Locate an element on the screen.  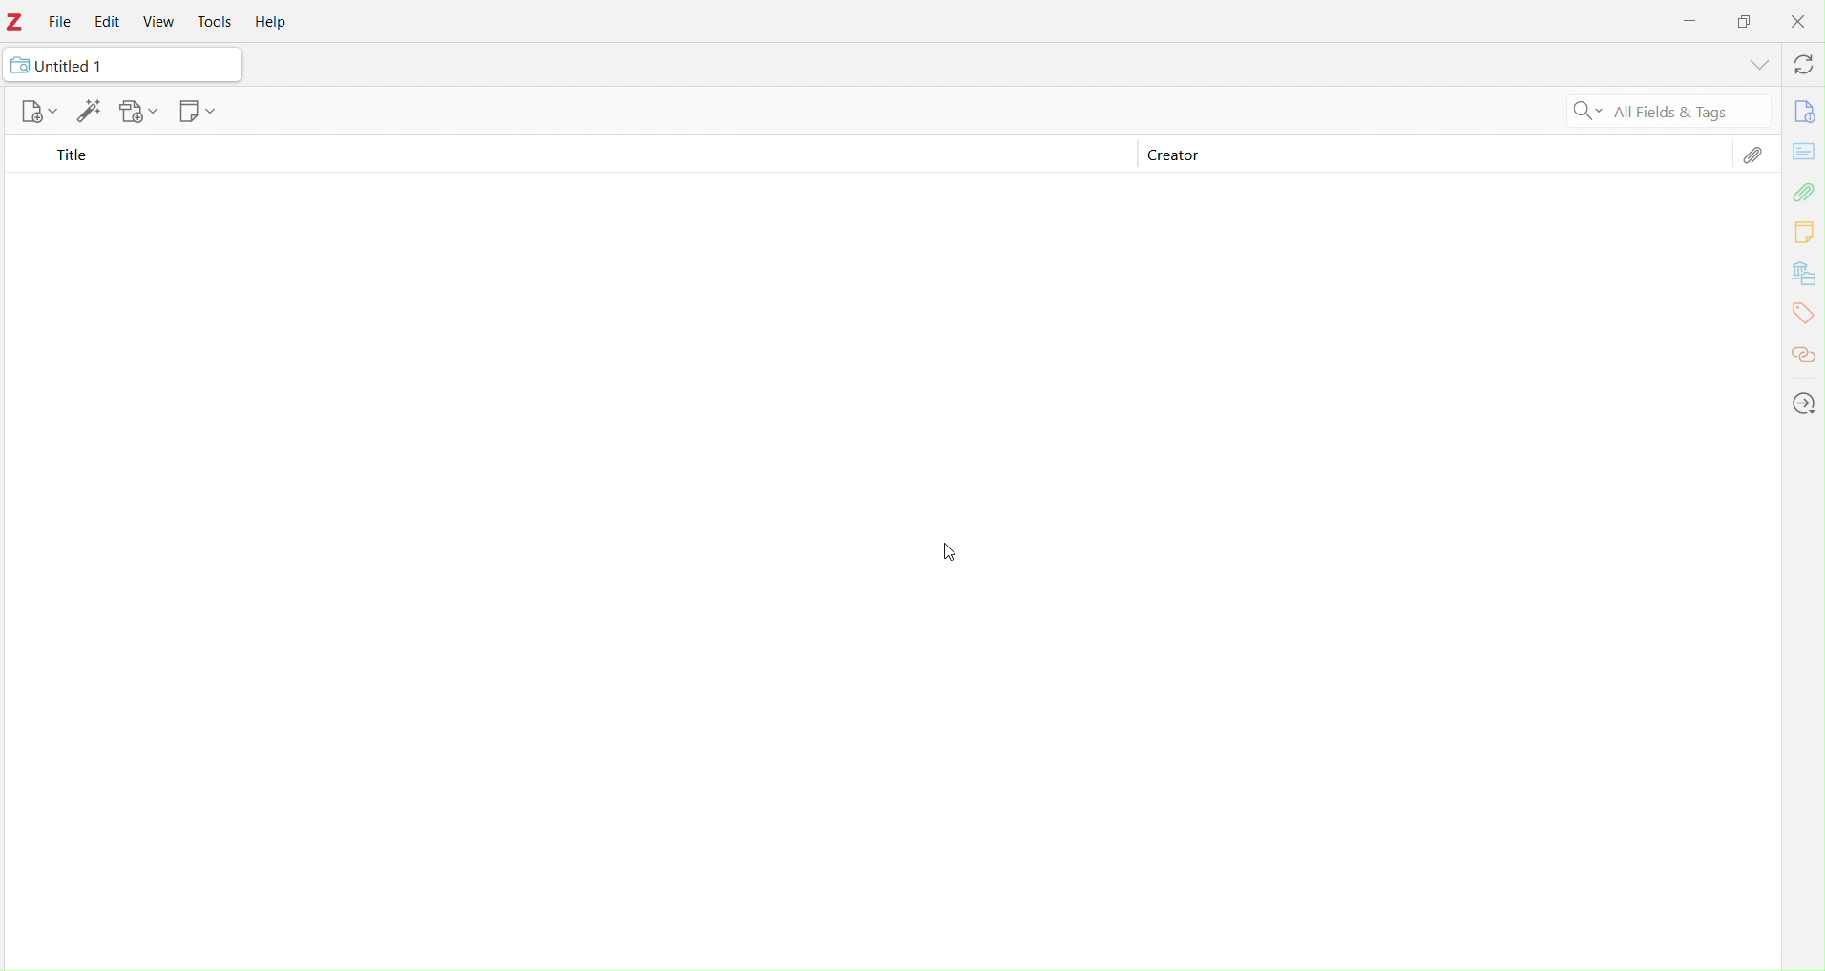
Search is located at coordinates (1582, 114).